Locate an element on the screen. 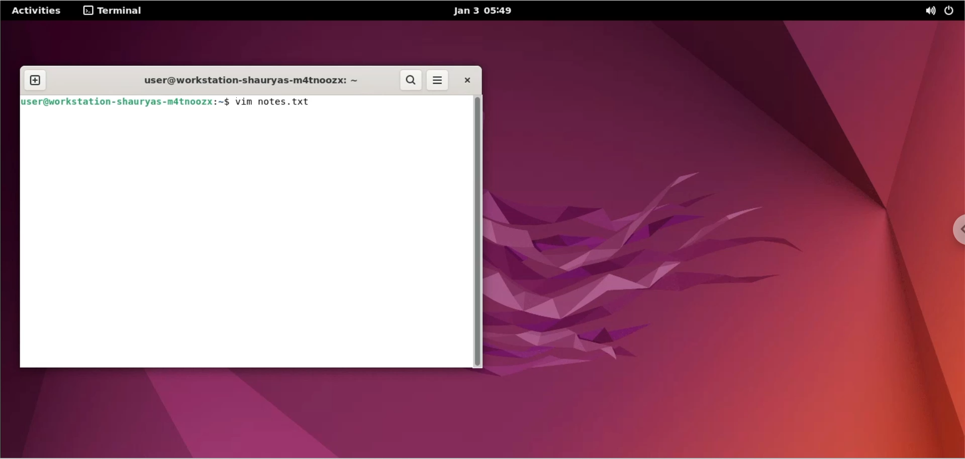 This screenshot has height=459, width=965. user@workstation-shauryas-m4tnoozx: ~$ is located at coordinates (125, 101).